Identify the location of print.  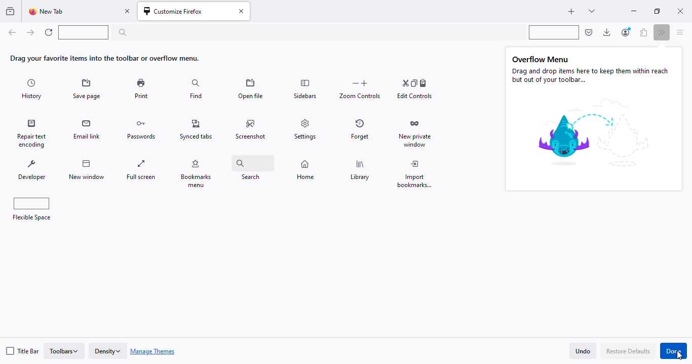
(140, 89).